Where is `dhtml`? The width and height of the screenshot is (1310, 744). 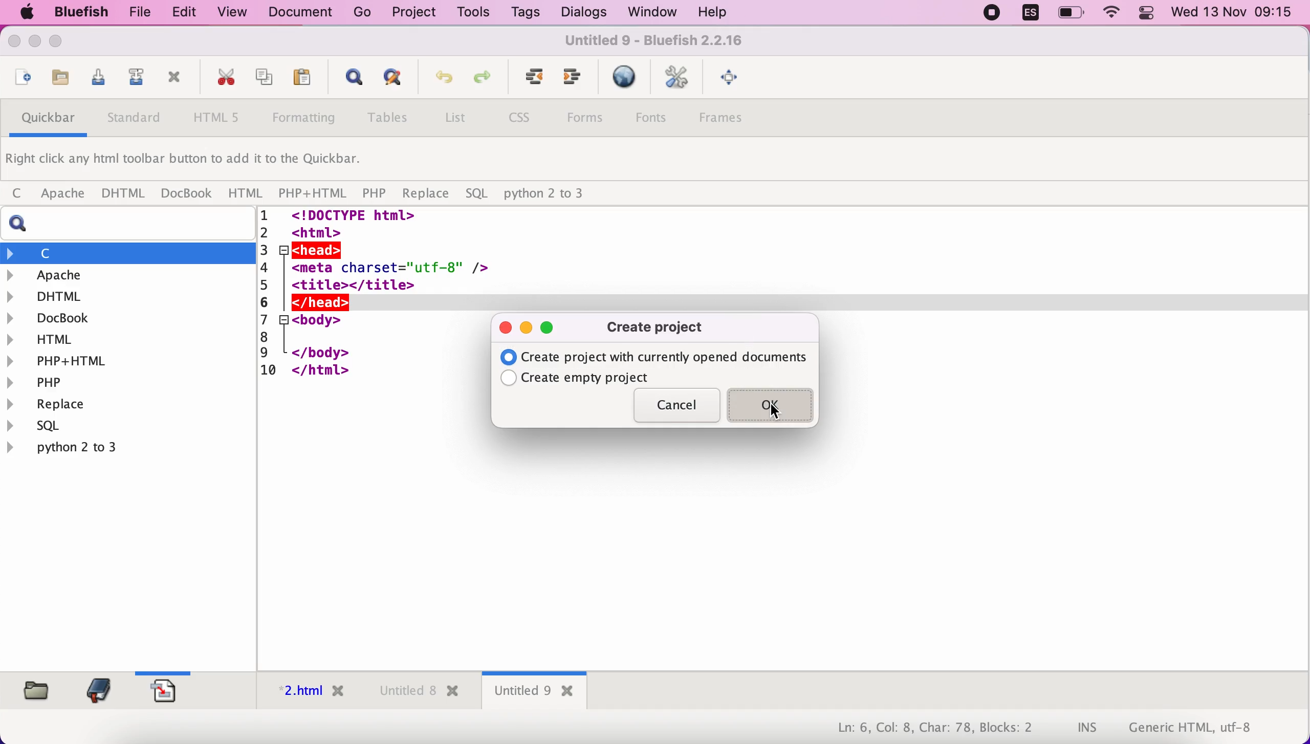
dhtml is located at coordinates (128, 295).